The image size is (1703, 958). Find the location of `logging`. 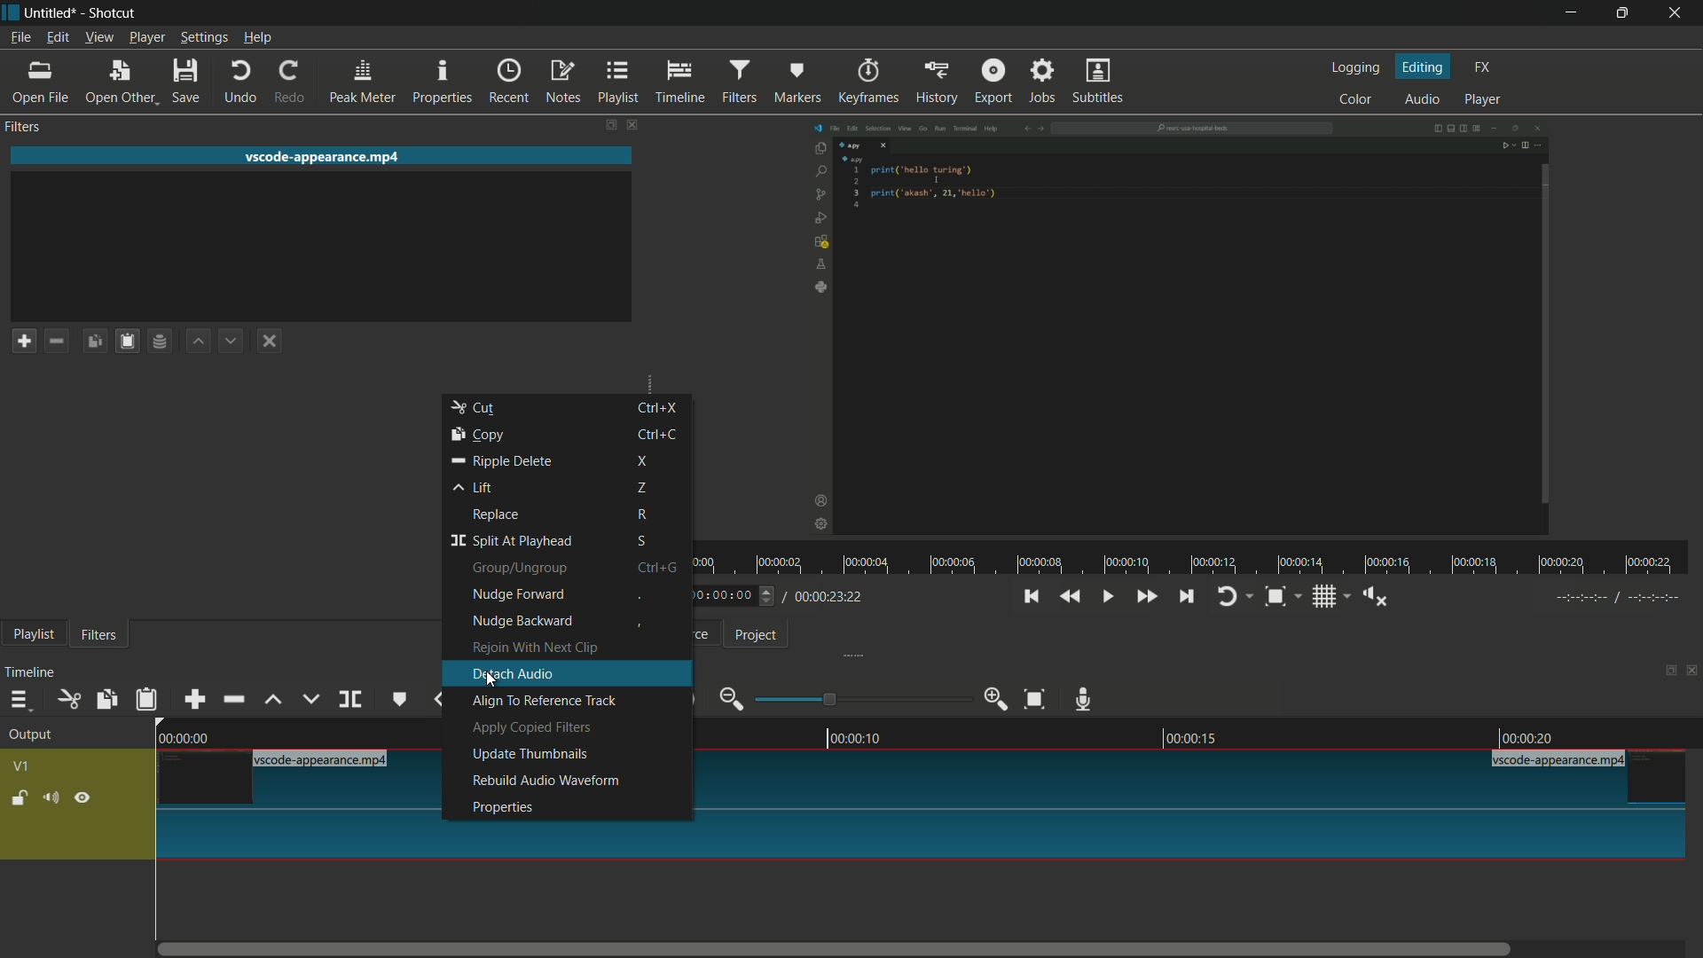

logging is located at coordinates (1355, 69).